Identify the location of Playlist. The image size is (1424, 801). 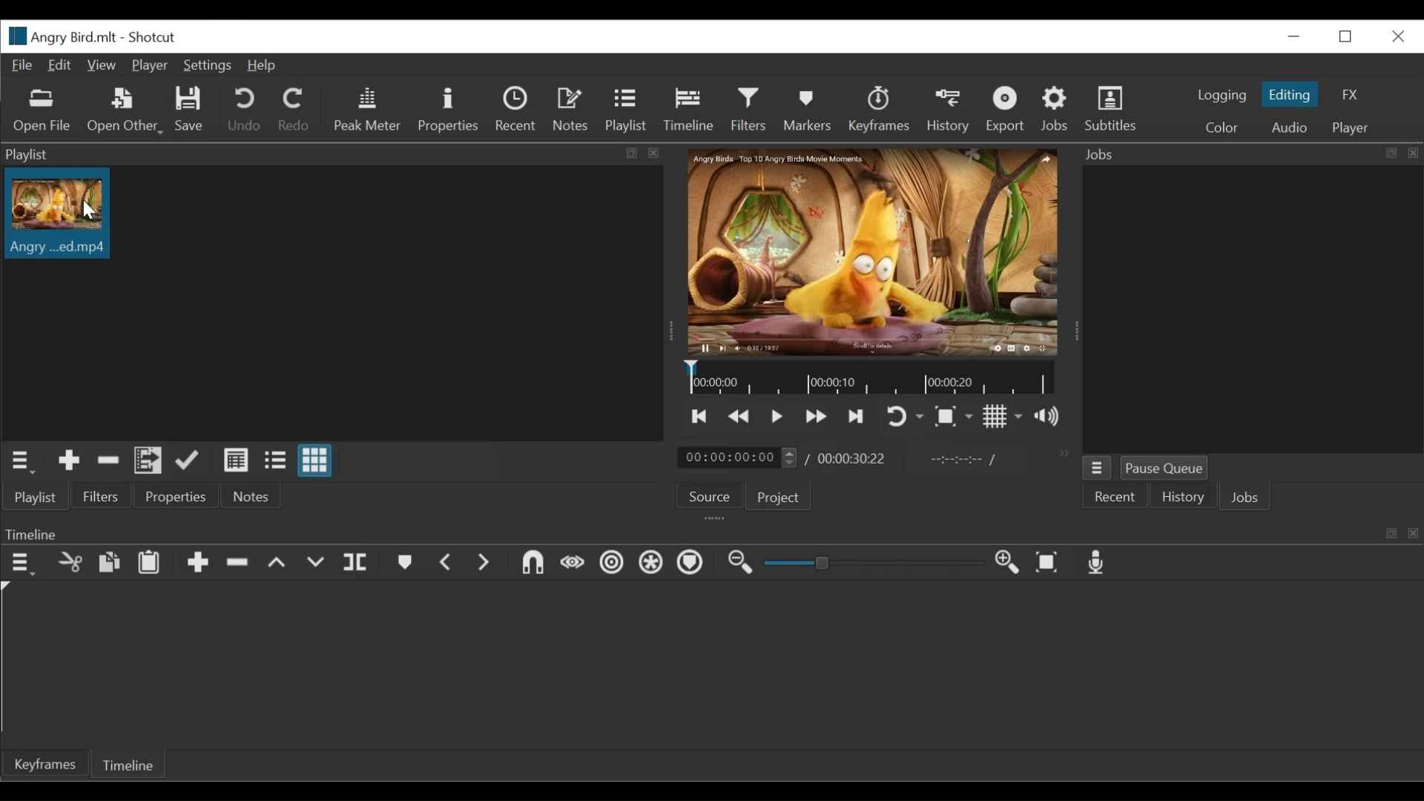
(33, 497).